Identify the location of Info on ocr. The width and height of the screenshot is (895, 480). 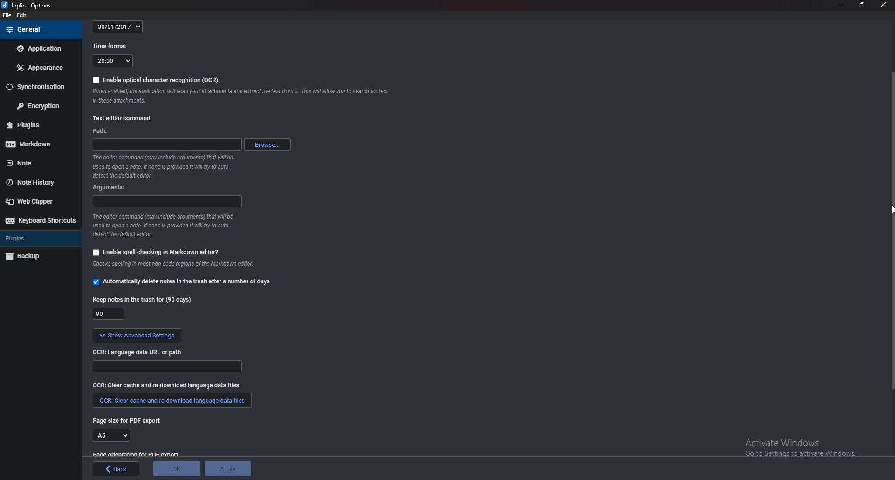
(242, 97).